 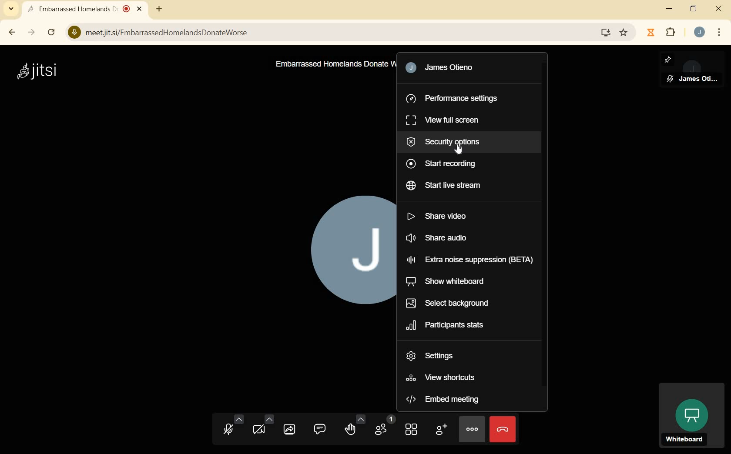 I want to click on whiteboard, so click(x=691, y=416).